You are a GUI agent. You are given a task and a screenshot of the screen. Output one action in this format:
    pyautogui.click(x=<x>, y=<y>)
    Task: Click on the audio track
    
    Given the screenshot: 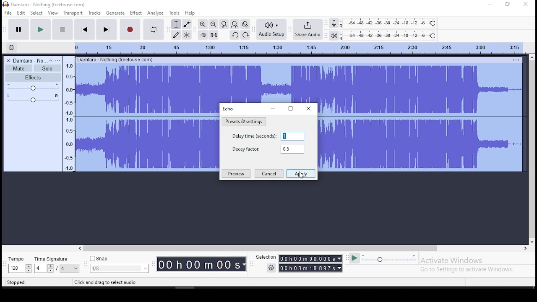 What is the action you would take?
    pyautogui.click(x=148, y=144)
    